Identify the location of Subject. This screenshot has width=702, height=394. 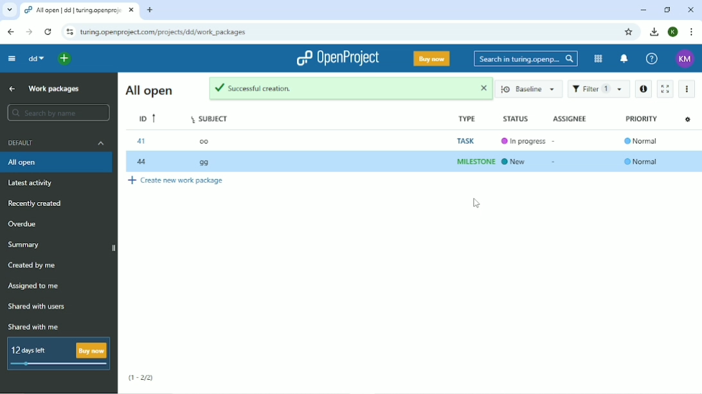
(210, 119).